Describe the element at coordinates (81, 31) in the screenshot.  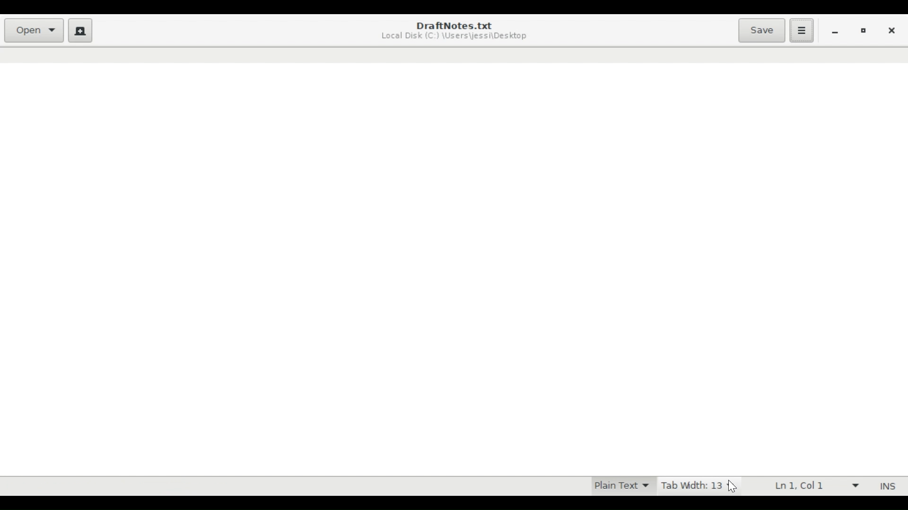
I see `Create a new document` at that location.